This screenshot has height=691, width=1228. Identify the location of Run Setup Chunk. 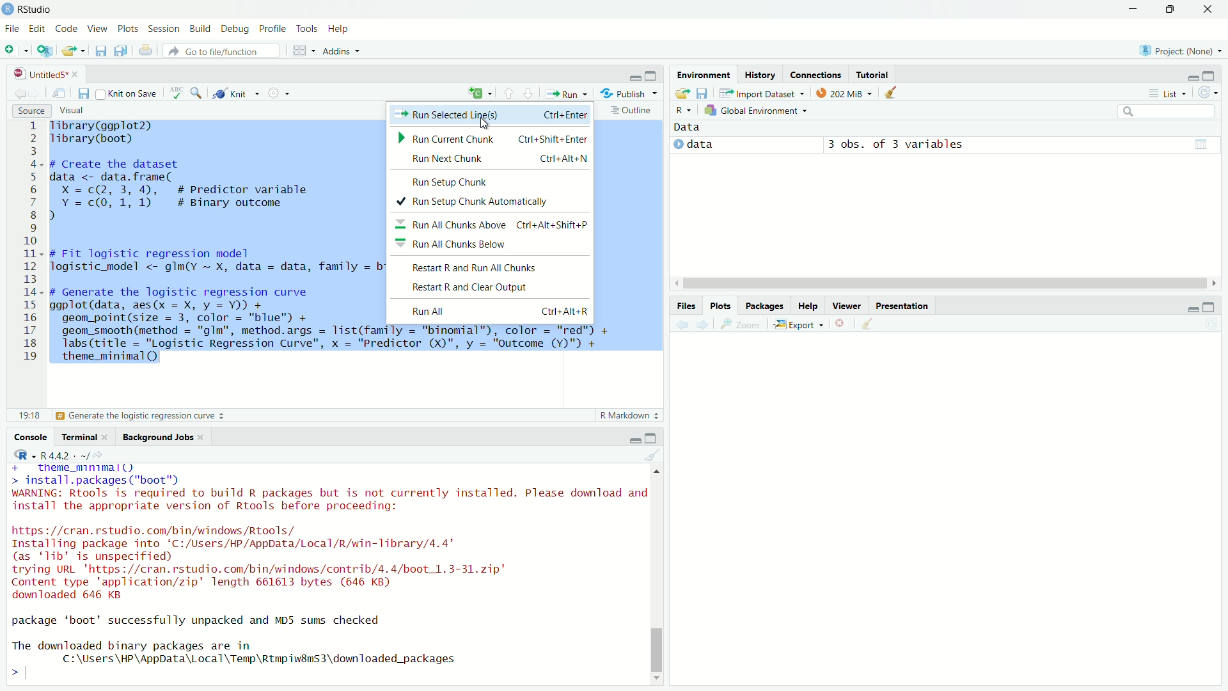
(491, 180).